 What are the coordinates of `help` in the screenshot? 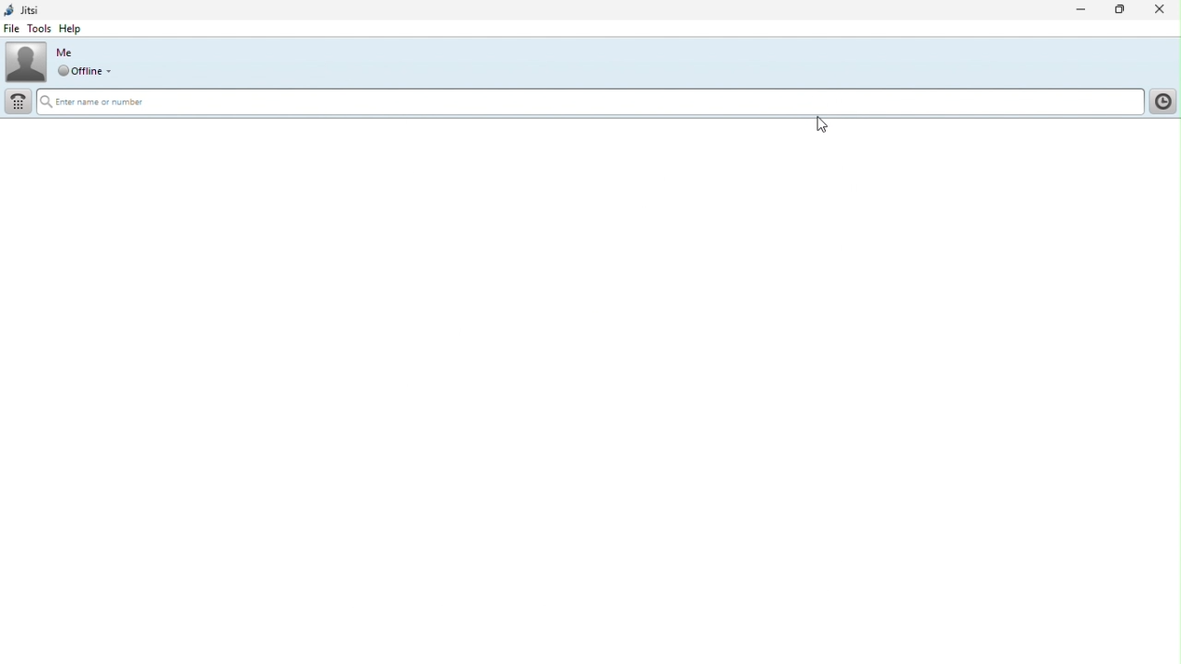 It's located at (74, 29).